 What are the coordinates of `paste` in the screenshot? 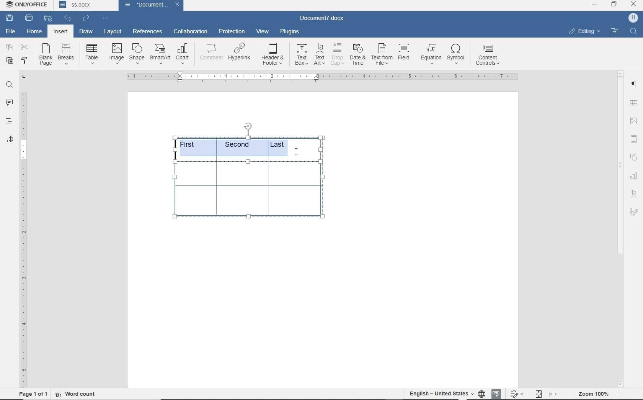 It's located at (9, 60).